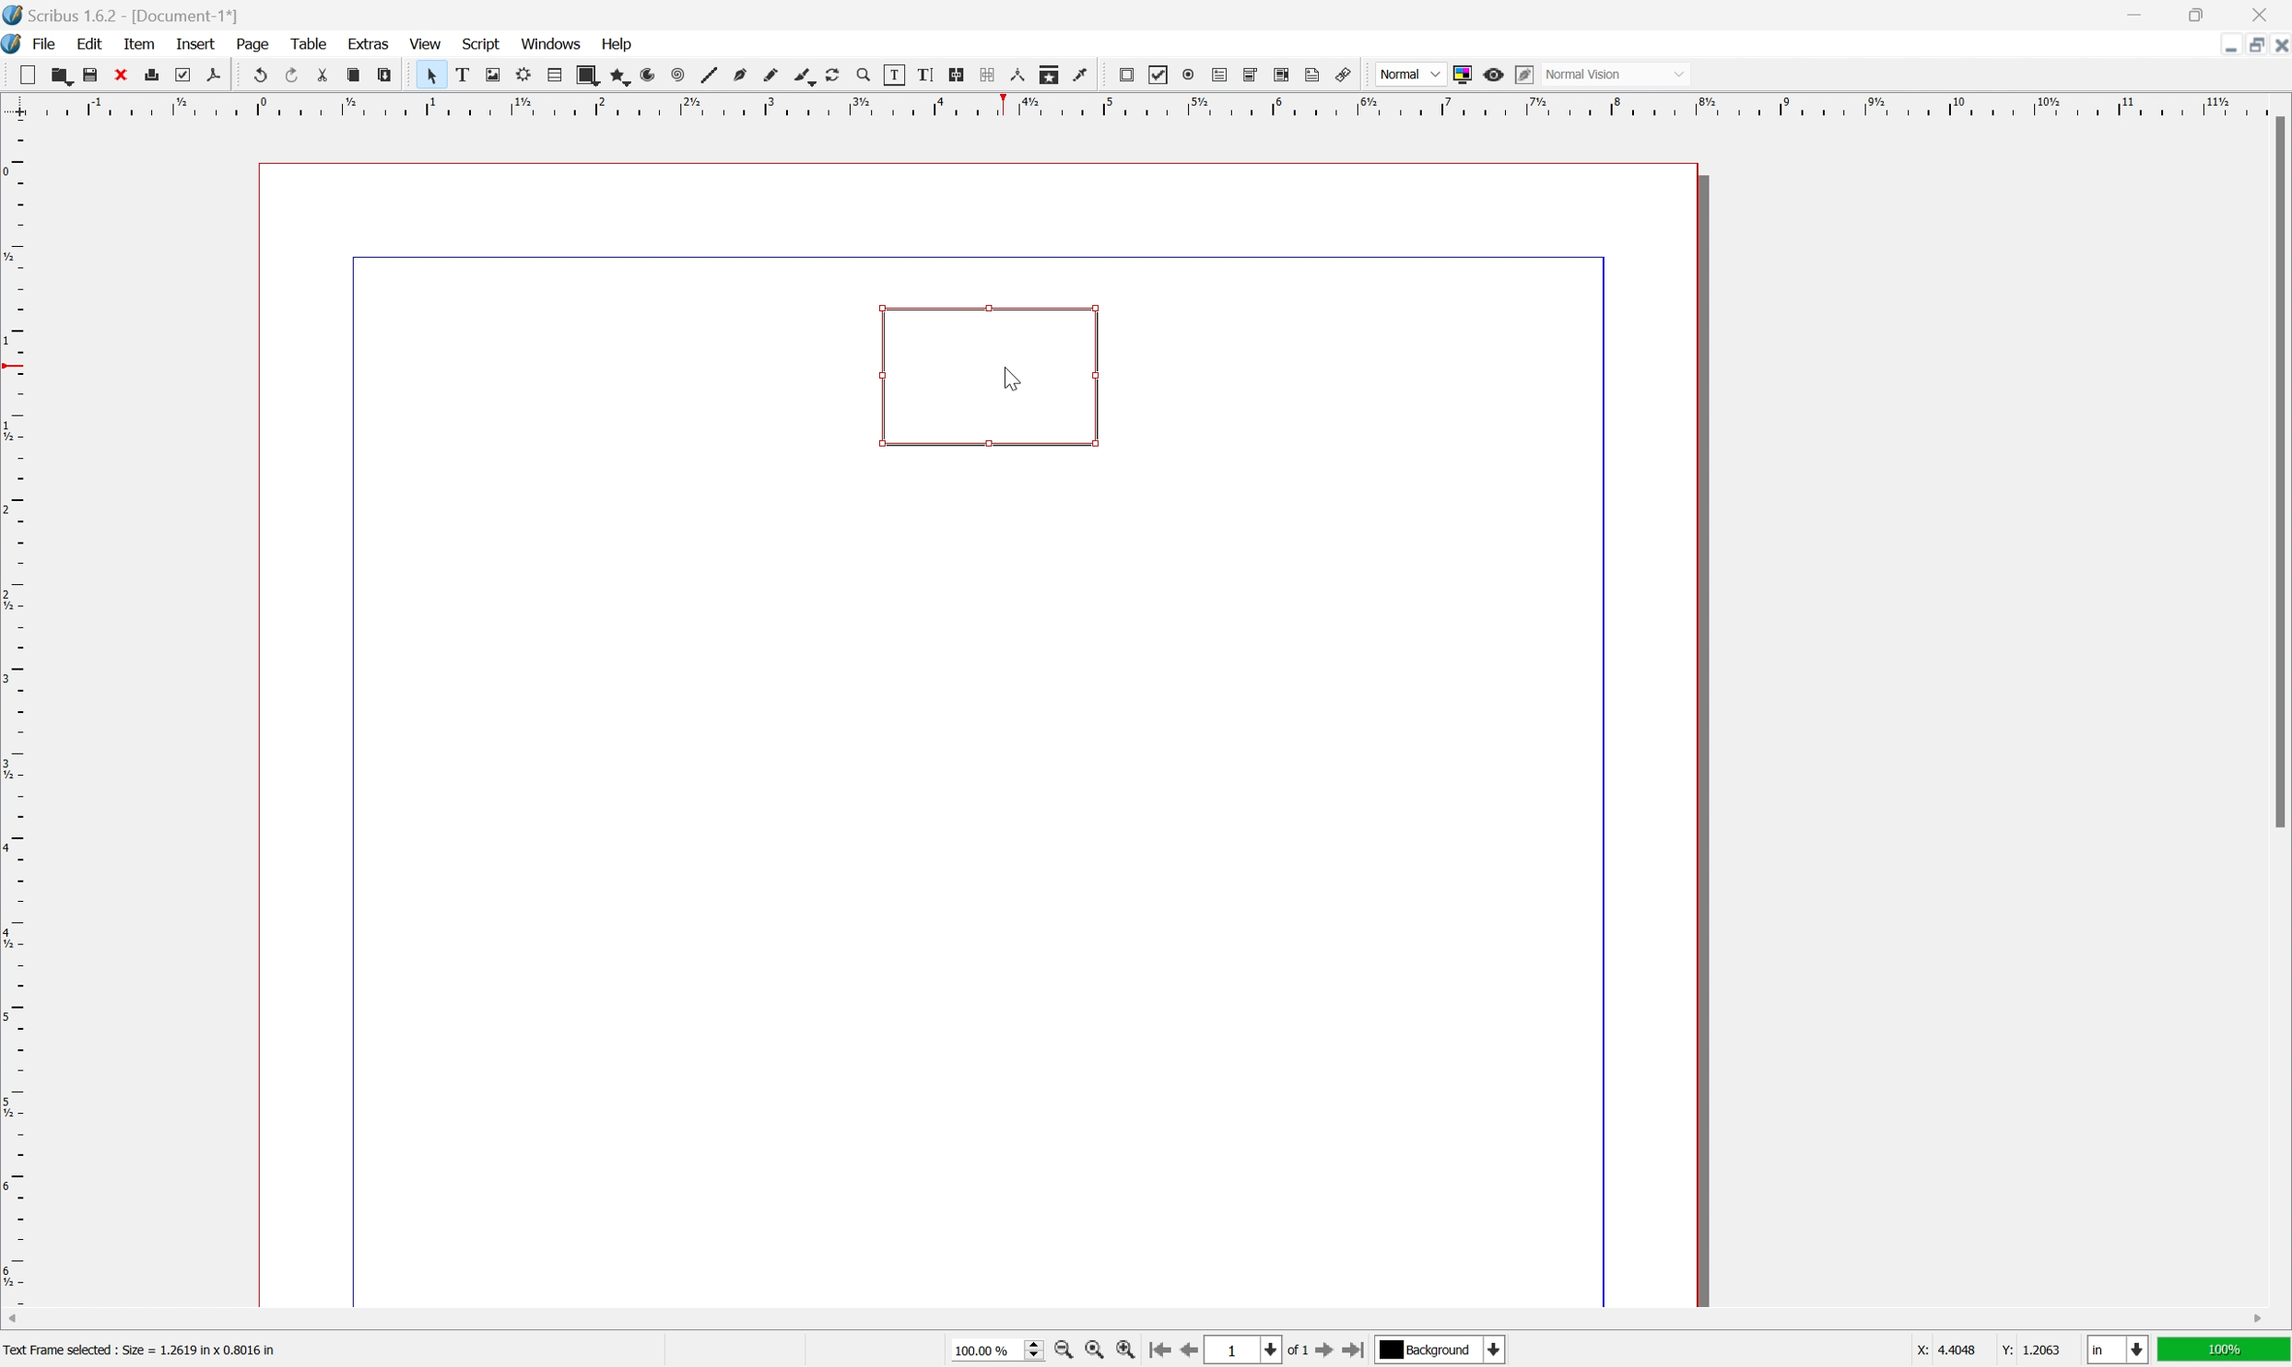 This screenshot has height=1367, width=2292. What do you see at coordinates (738, 76) in the screenshot?
I see `bezier curve` at bounding box center [738, 76].